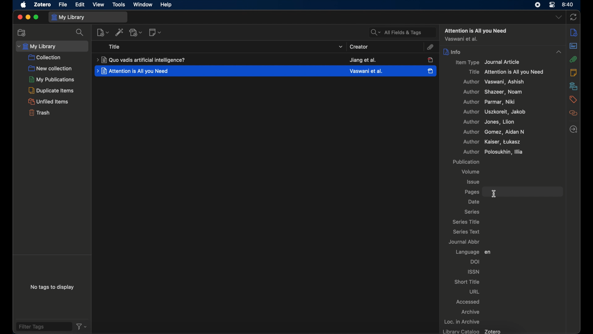 The width and height of the screenshot is (593, 334). What do you see at coordinates (43, 5) in the screenshot?
I see `zotero` at bounding box center [43, 5].